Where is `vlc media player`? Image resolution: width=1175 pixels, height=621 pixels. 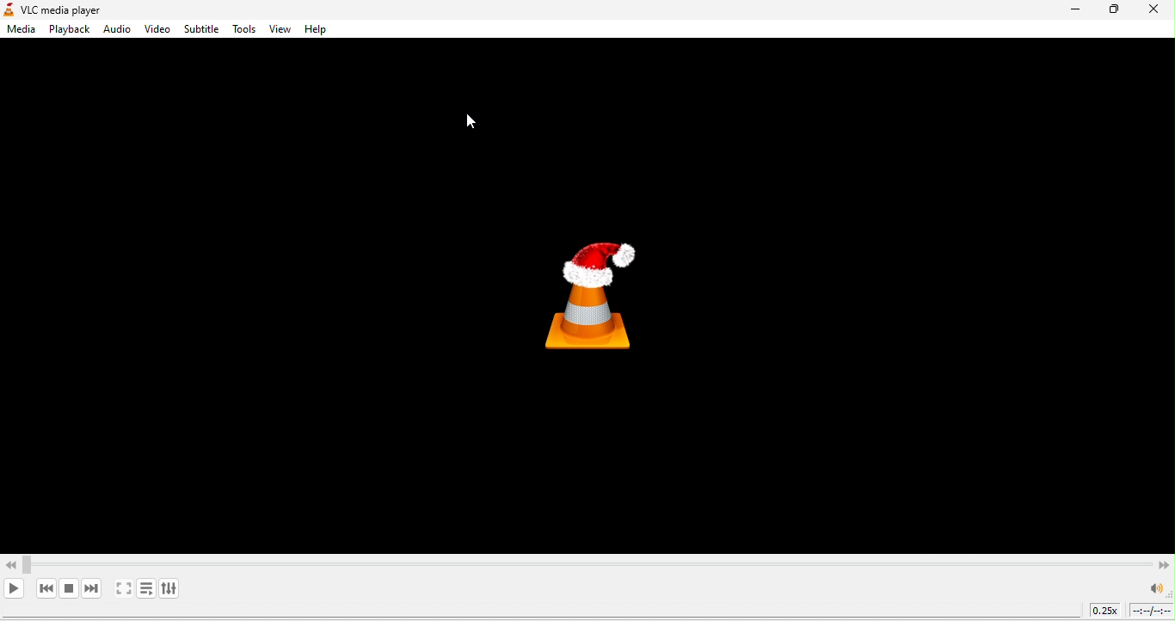 vlc media player is located at coordinates (83, 9).